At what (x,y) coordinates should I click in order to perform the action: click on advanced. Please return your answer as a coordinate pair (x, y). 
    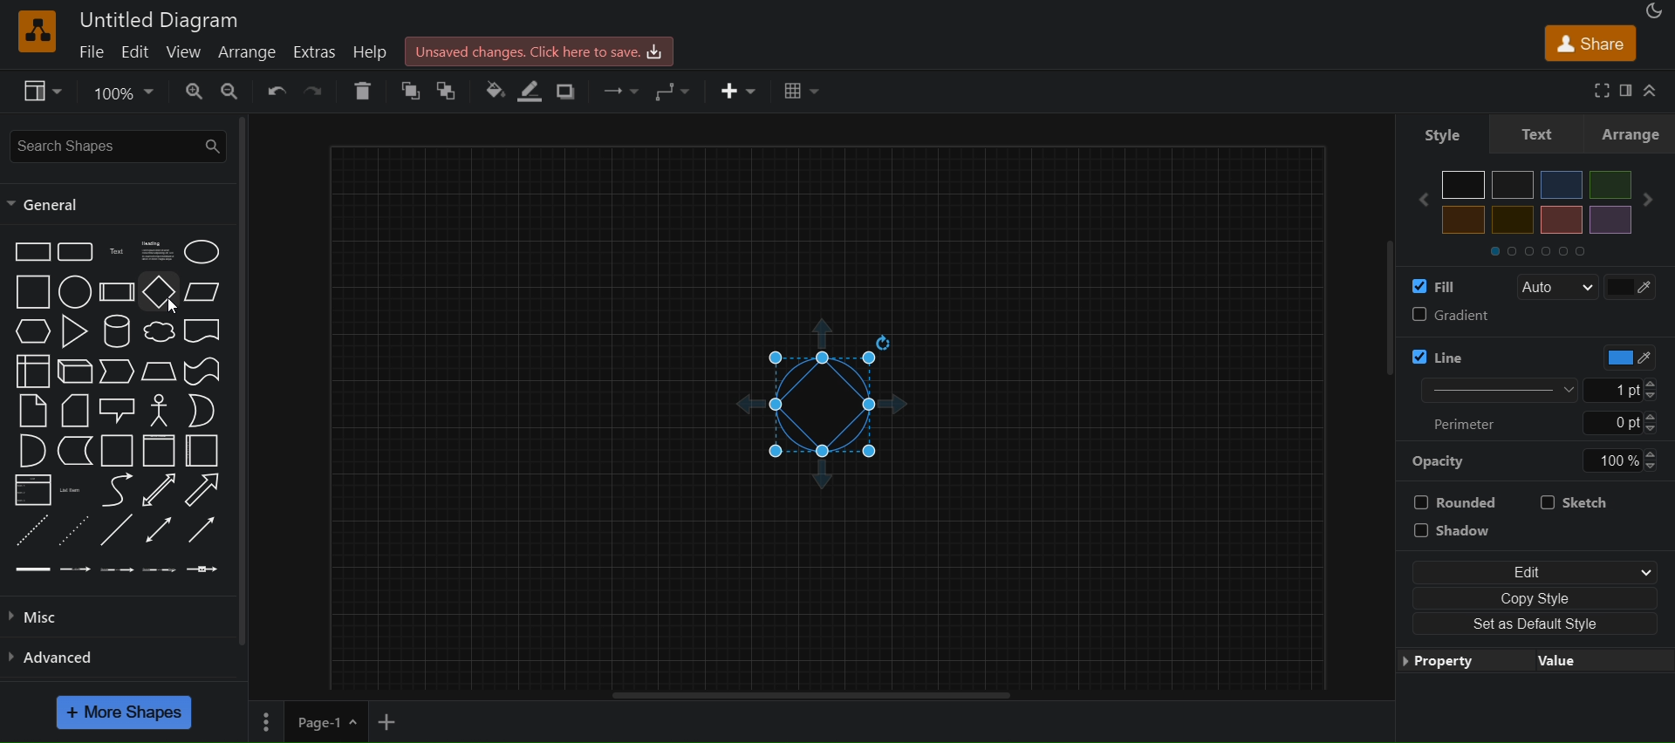
    Looking at the image, I should click on (61, 655).